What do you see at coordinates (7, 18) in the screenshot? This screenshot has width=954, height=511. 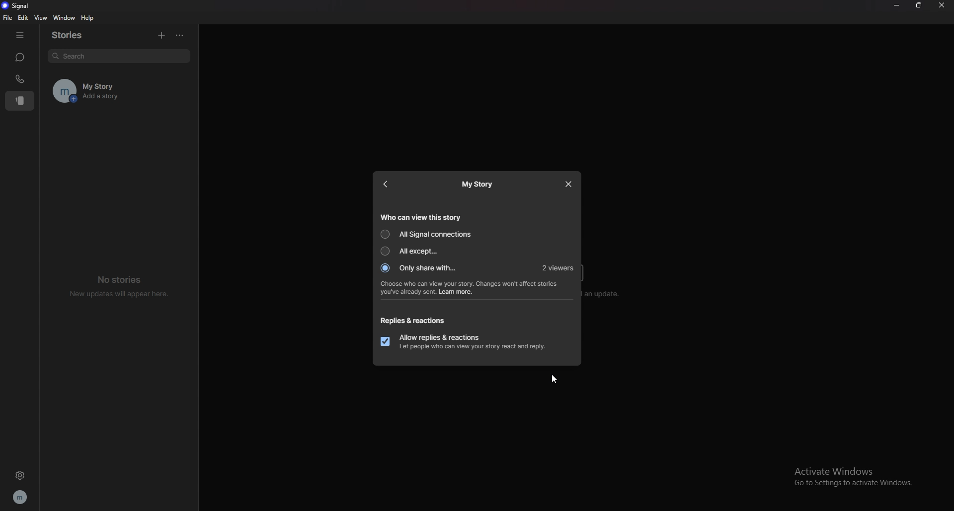 I see `file` at bounding box center [7, 18].